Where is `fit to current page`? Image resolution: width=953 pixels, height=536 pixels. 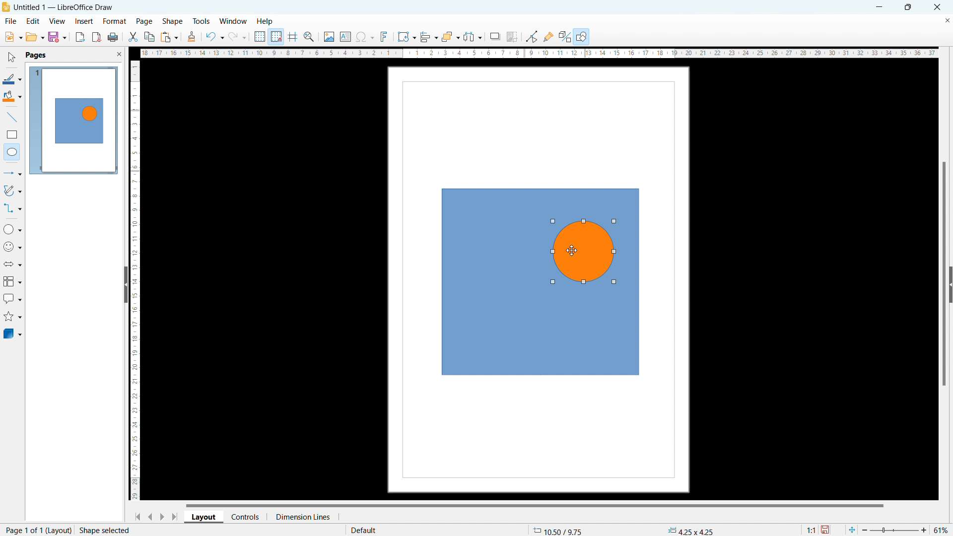
fit to current page is located at coordinates (852, 530).